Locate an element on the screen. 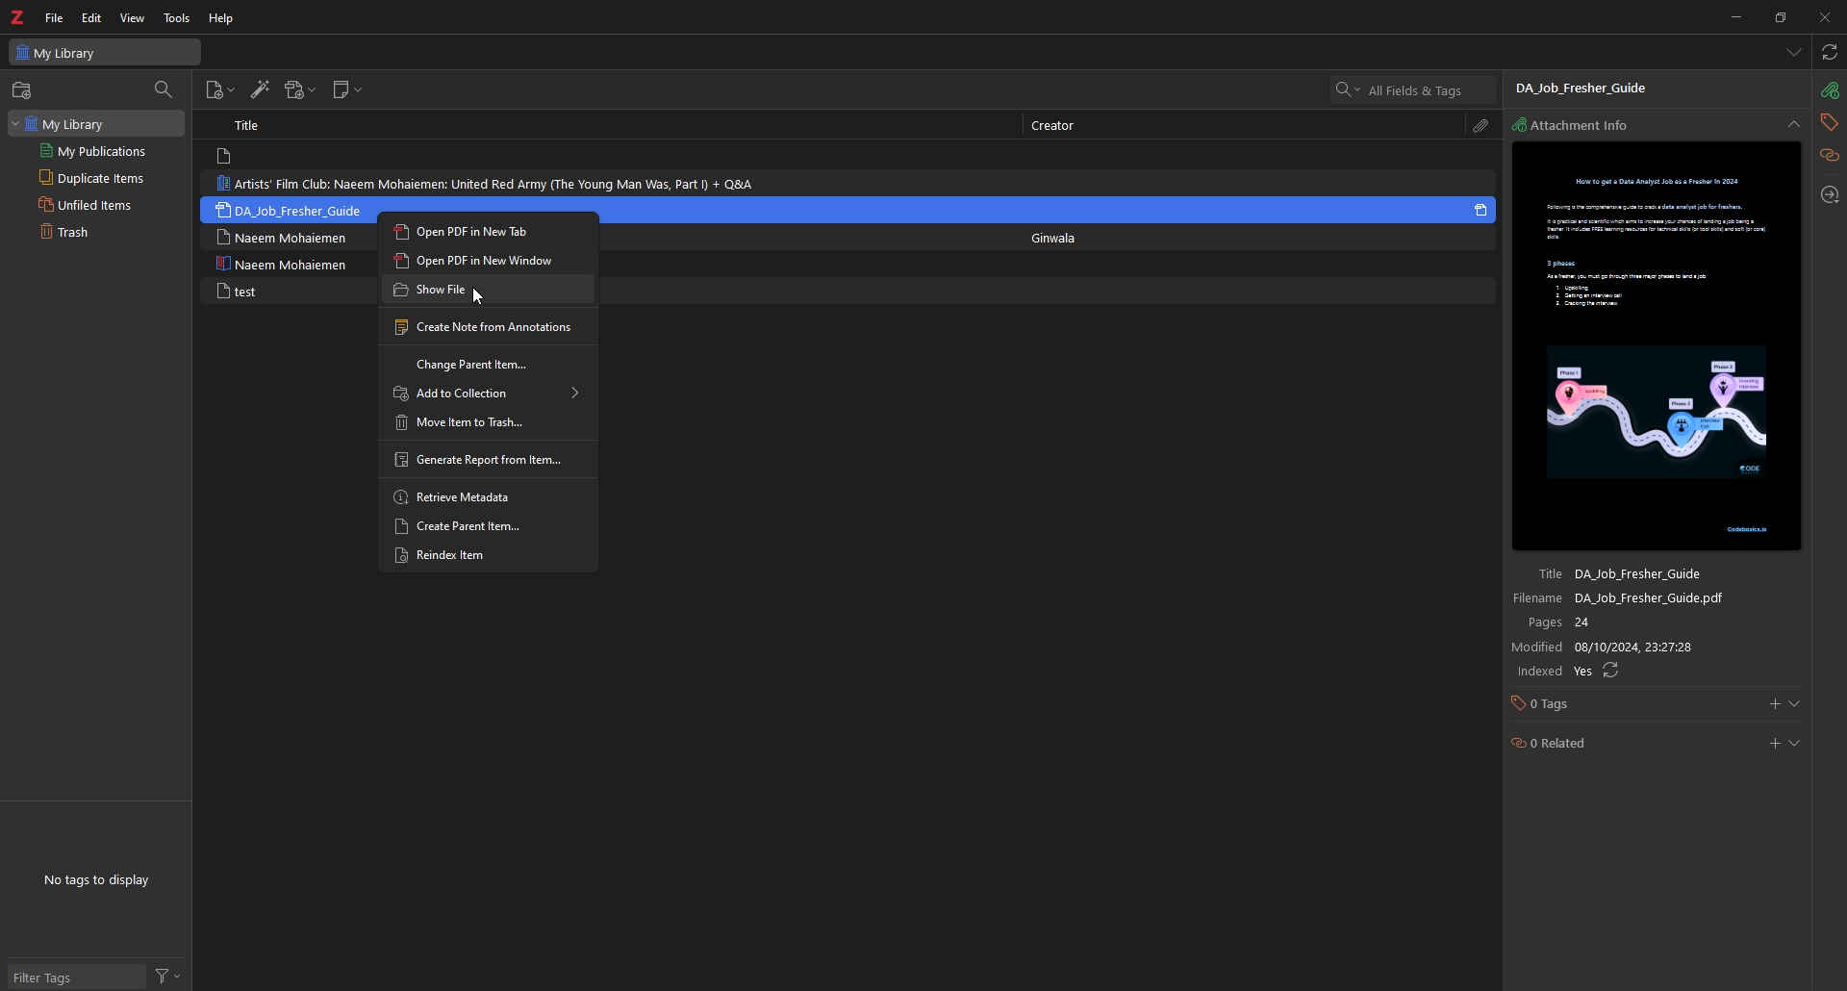 Image resolution: width=1847 pixels, height=991 pixels. add tags is located at coordinates (1773, 703).